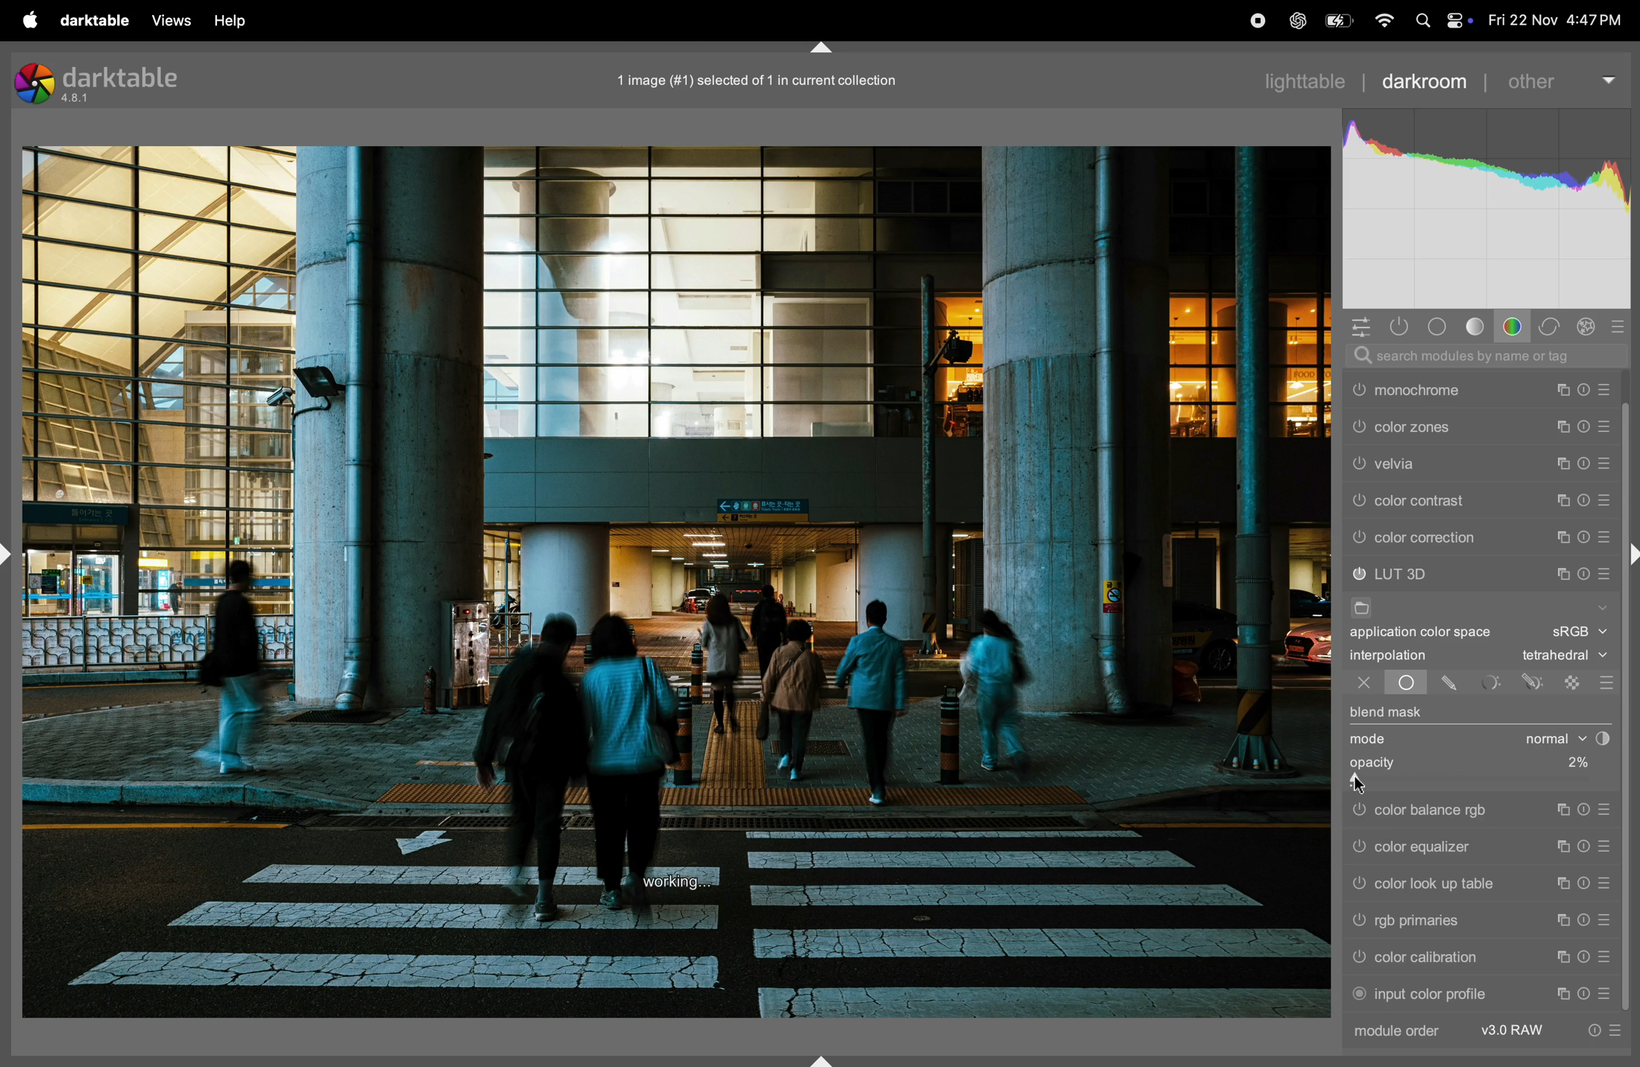  I want to click on application color space, so click(1433, 634).